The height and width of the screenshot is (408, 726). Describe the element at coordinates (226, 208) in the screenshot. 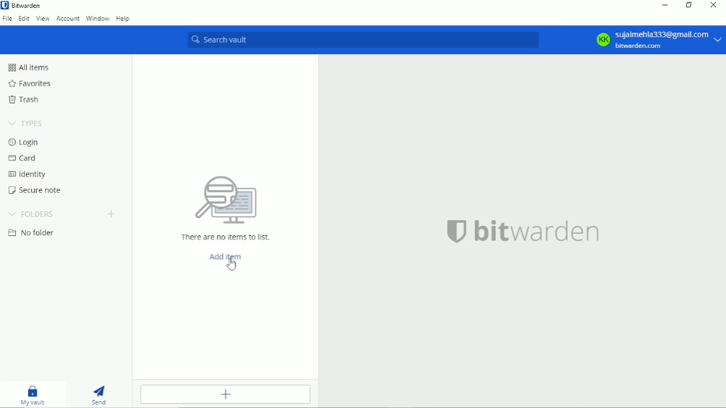

I see `There are no items to list` at that location.